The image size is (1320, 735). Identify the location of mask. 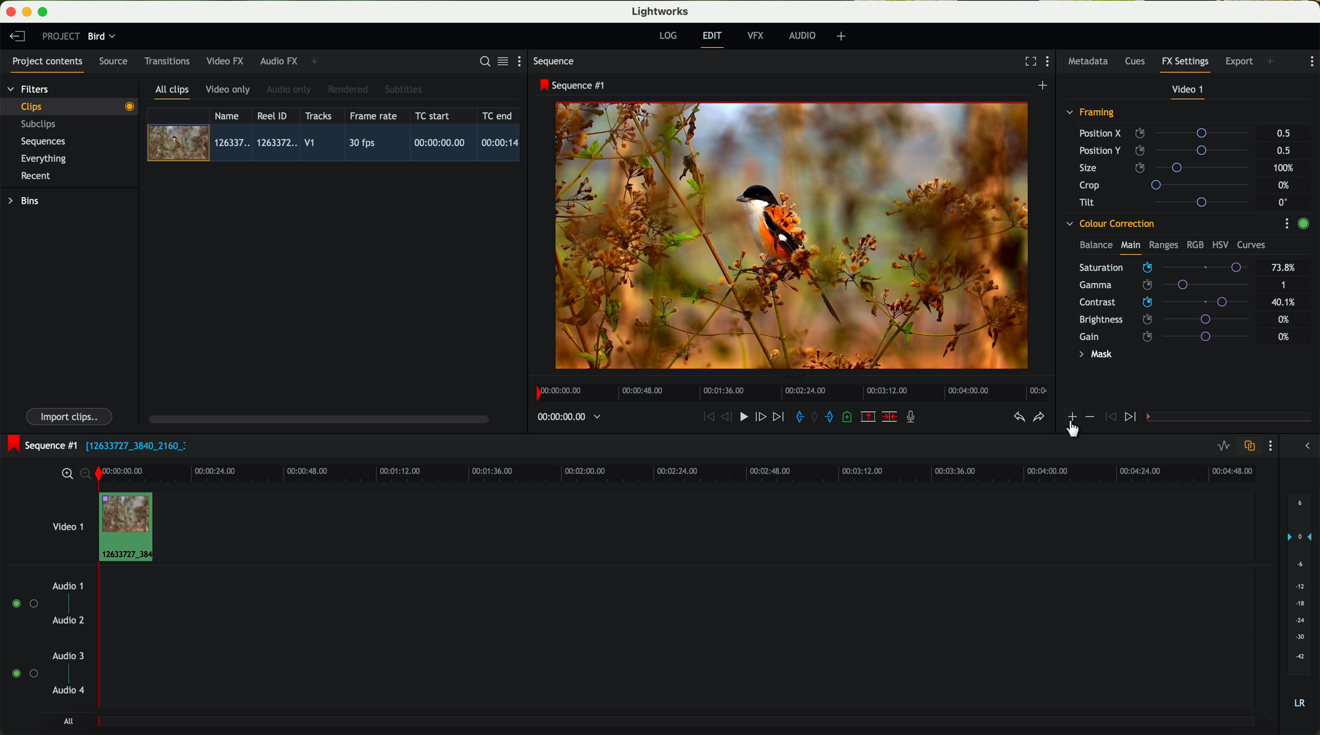
(1094, 355).